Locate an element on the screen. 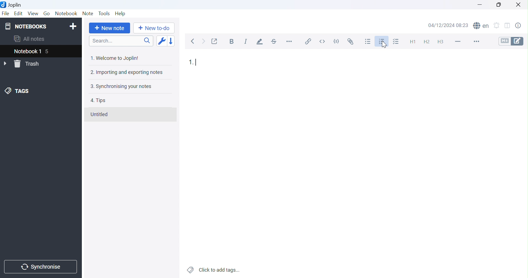 The width and height of the screenshot is (528, 278). 04/12/2024 08:23 is located at coordinates (448, 26).